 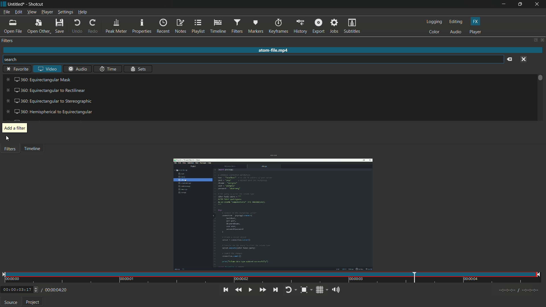 What do you see at coordinates (290, 290) in the screenshot?
I see `toggle player looping` at bounding box center [290, 290].